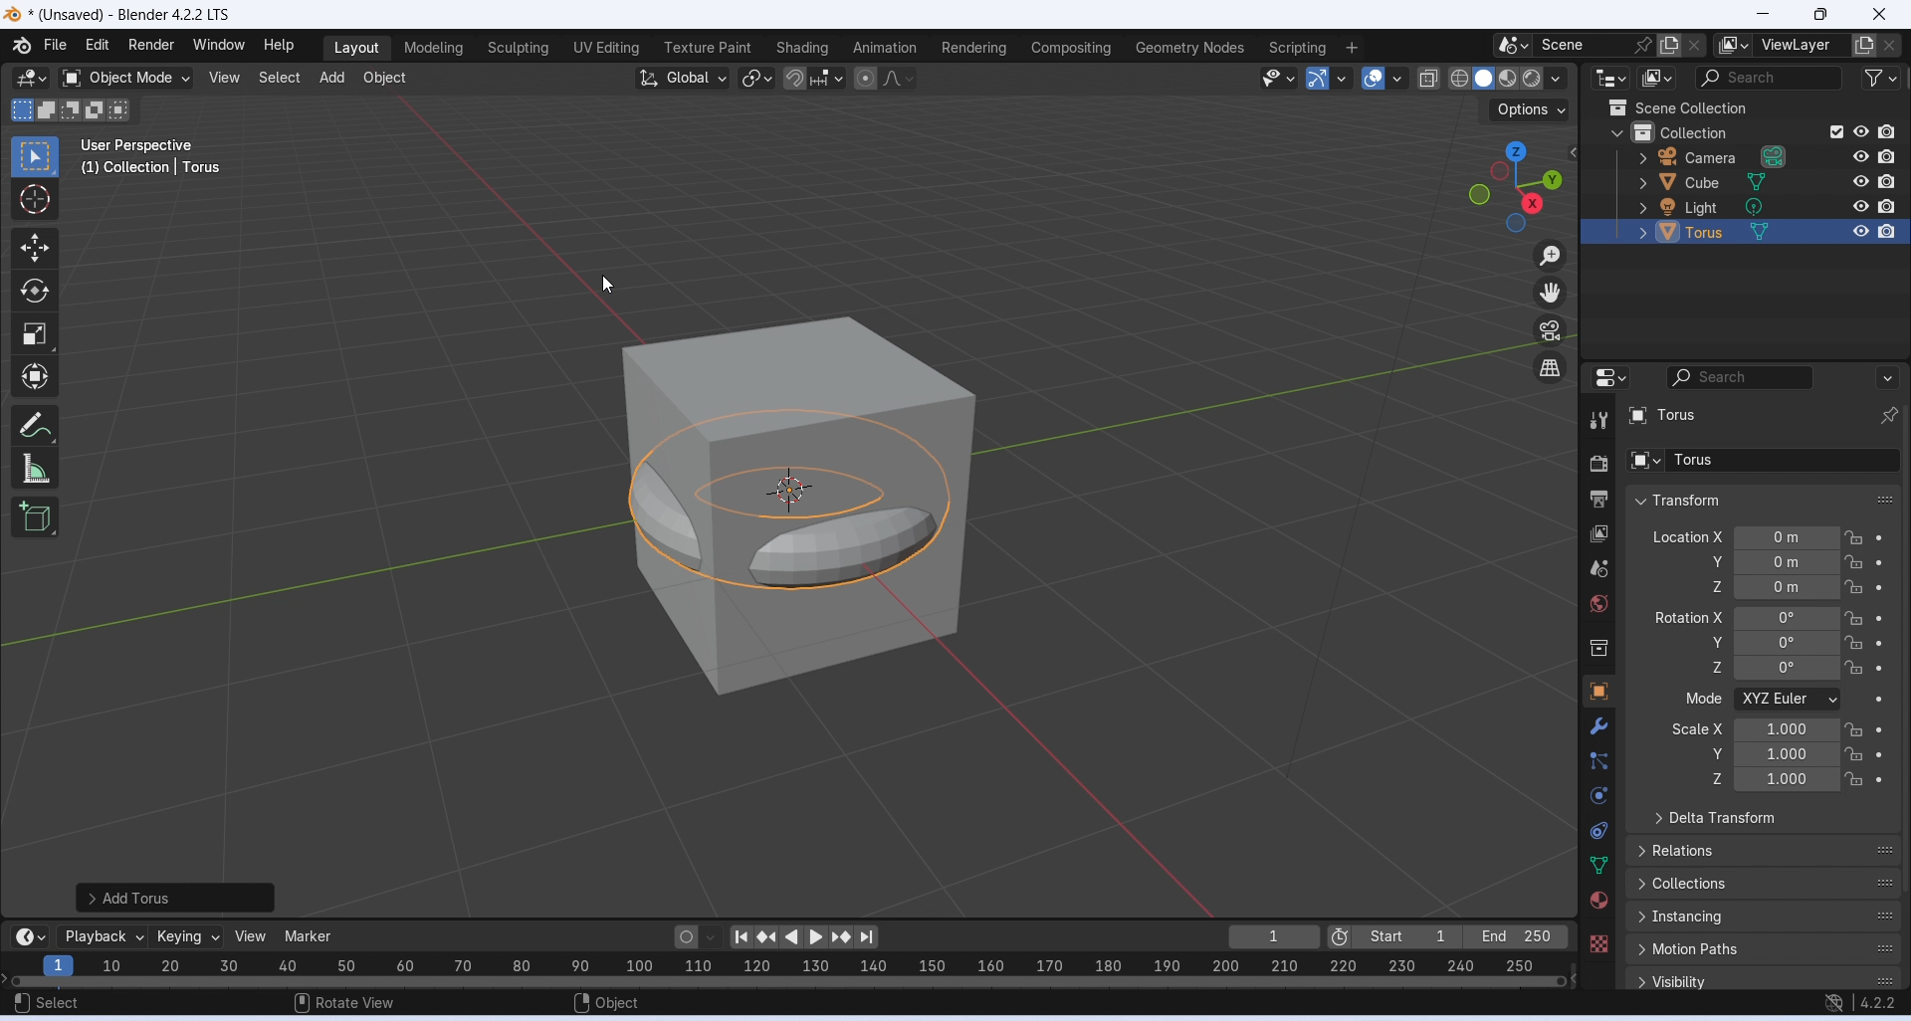  Describe the element at coordinates (1599, 761) in the screenshot. I see `Particles` at that location.